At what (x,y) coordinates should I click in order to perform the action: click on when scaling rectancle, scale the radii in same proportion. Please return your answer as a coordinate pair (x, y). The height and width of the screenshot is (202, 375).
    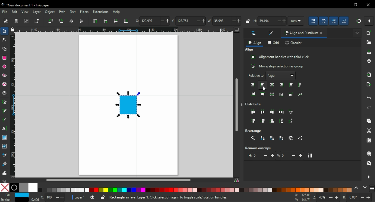
    Looking at the image, I should click on (323, 21).